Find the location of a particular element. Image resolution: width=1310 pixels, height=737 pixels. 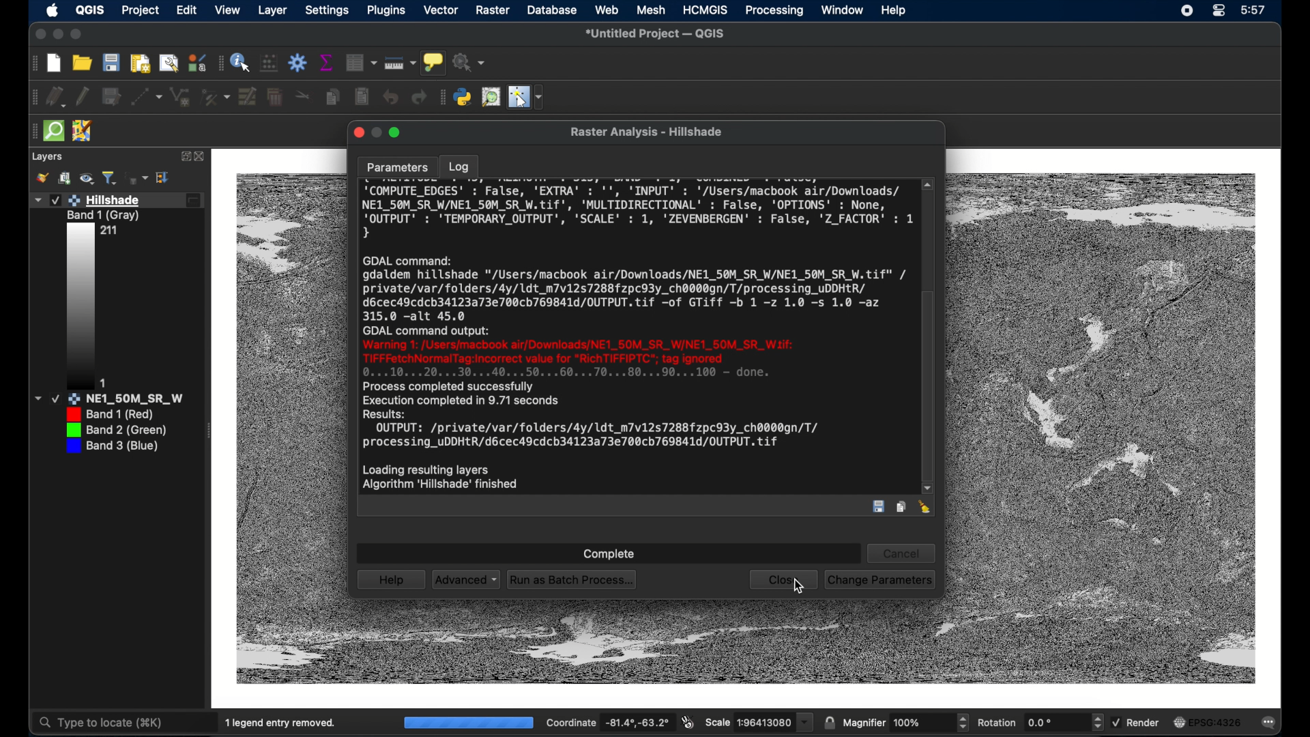

save log entry is located at coordinates (878, 506).